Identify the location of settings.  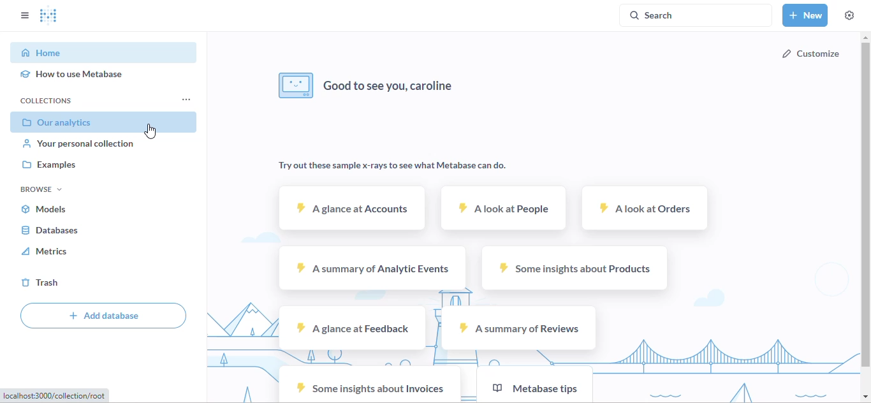
(849, 15).